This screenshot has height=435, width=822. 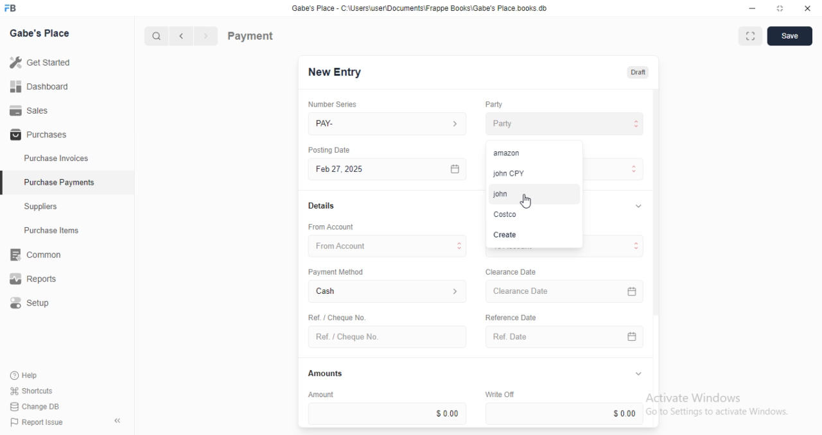 What do you see at coordinates (33, 422) in the screenshot?
I see `Report Issue` at bounding box center [33, 422].